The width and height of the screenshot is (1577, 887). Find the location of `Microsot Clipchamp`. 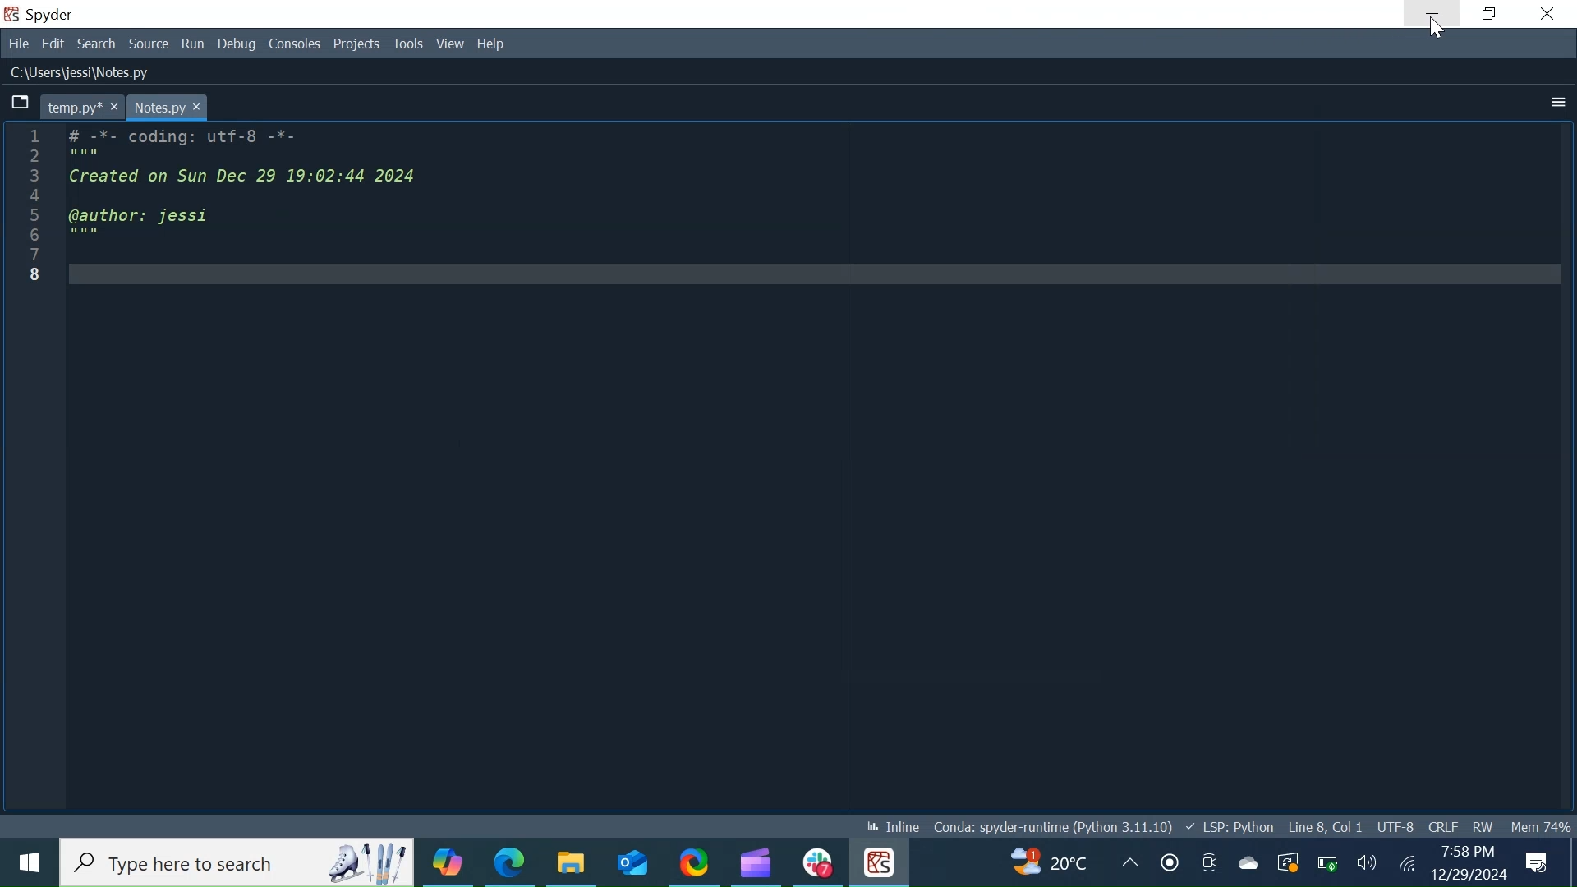

Microsot Clipchamp is located at coordinates (756, 862).